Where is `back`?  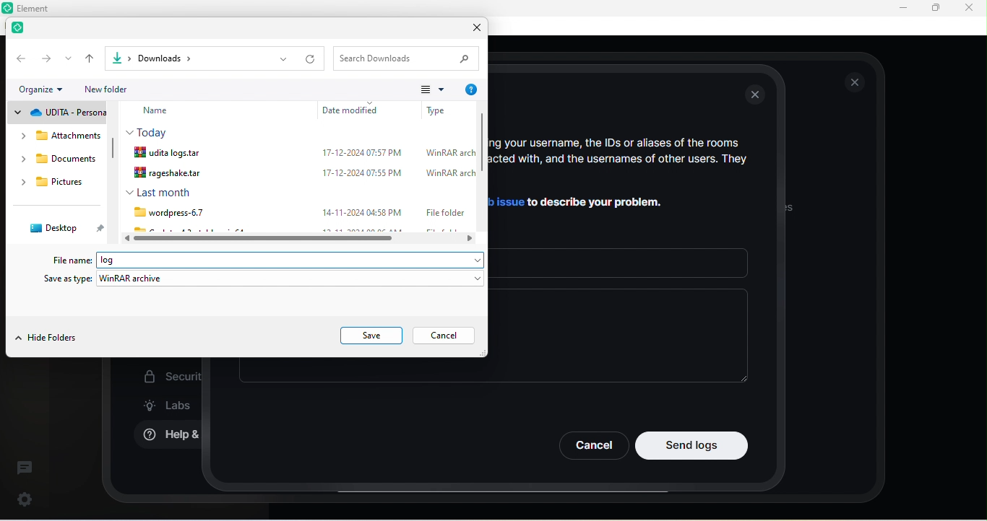
back is located at coordinates (20, 58).